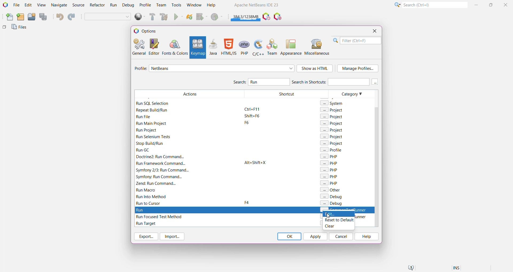 This screenshot has height=272, width=513. I want to click on Maximize, so click(492, 4).